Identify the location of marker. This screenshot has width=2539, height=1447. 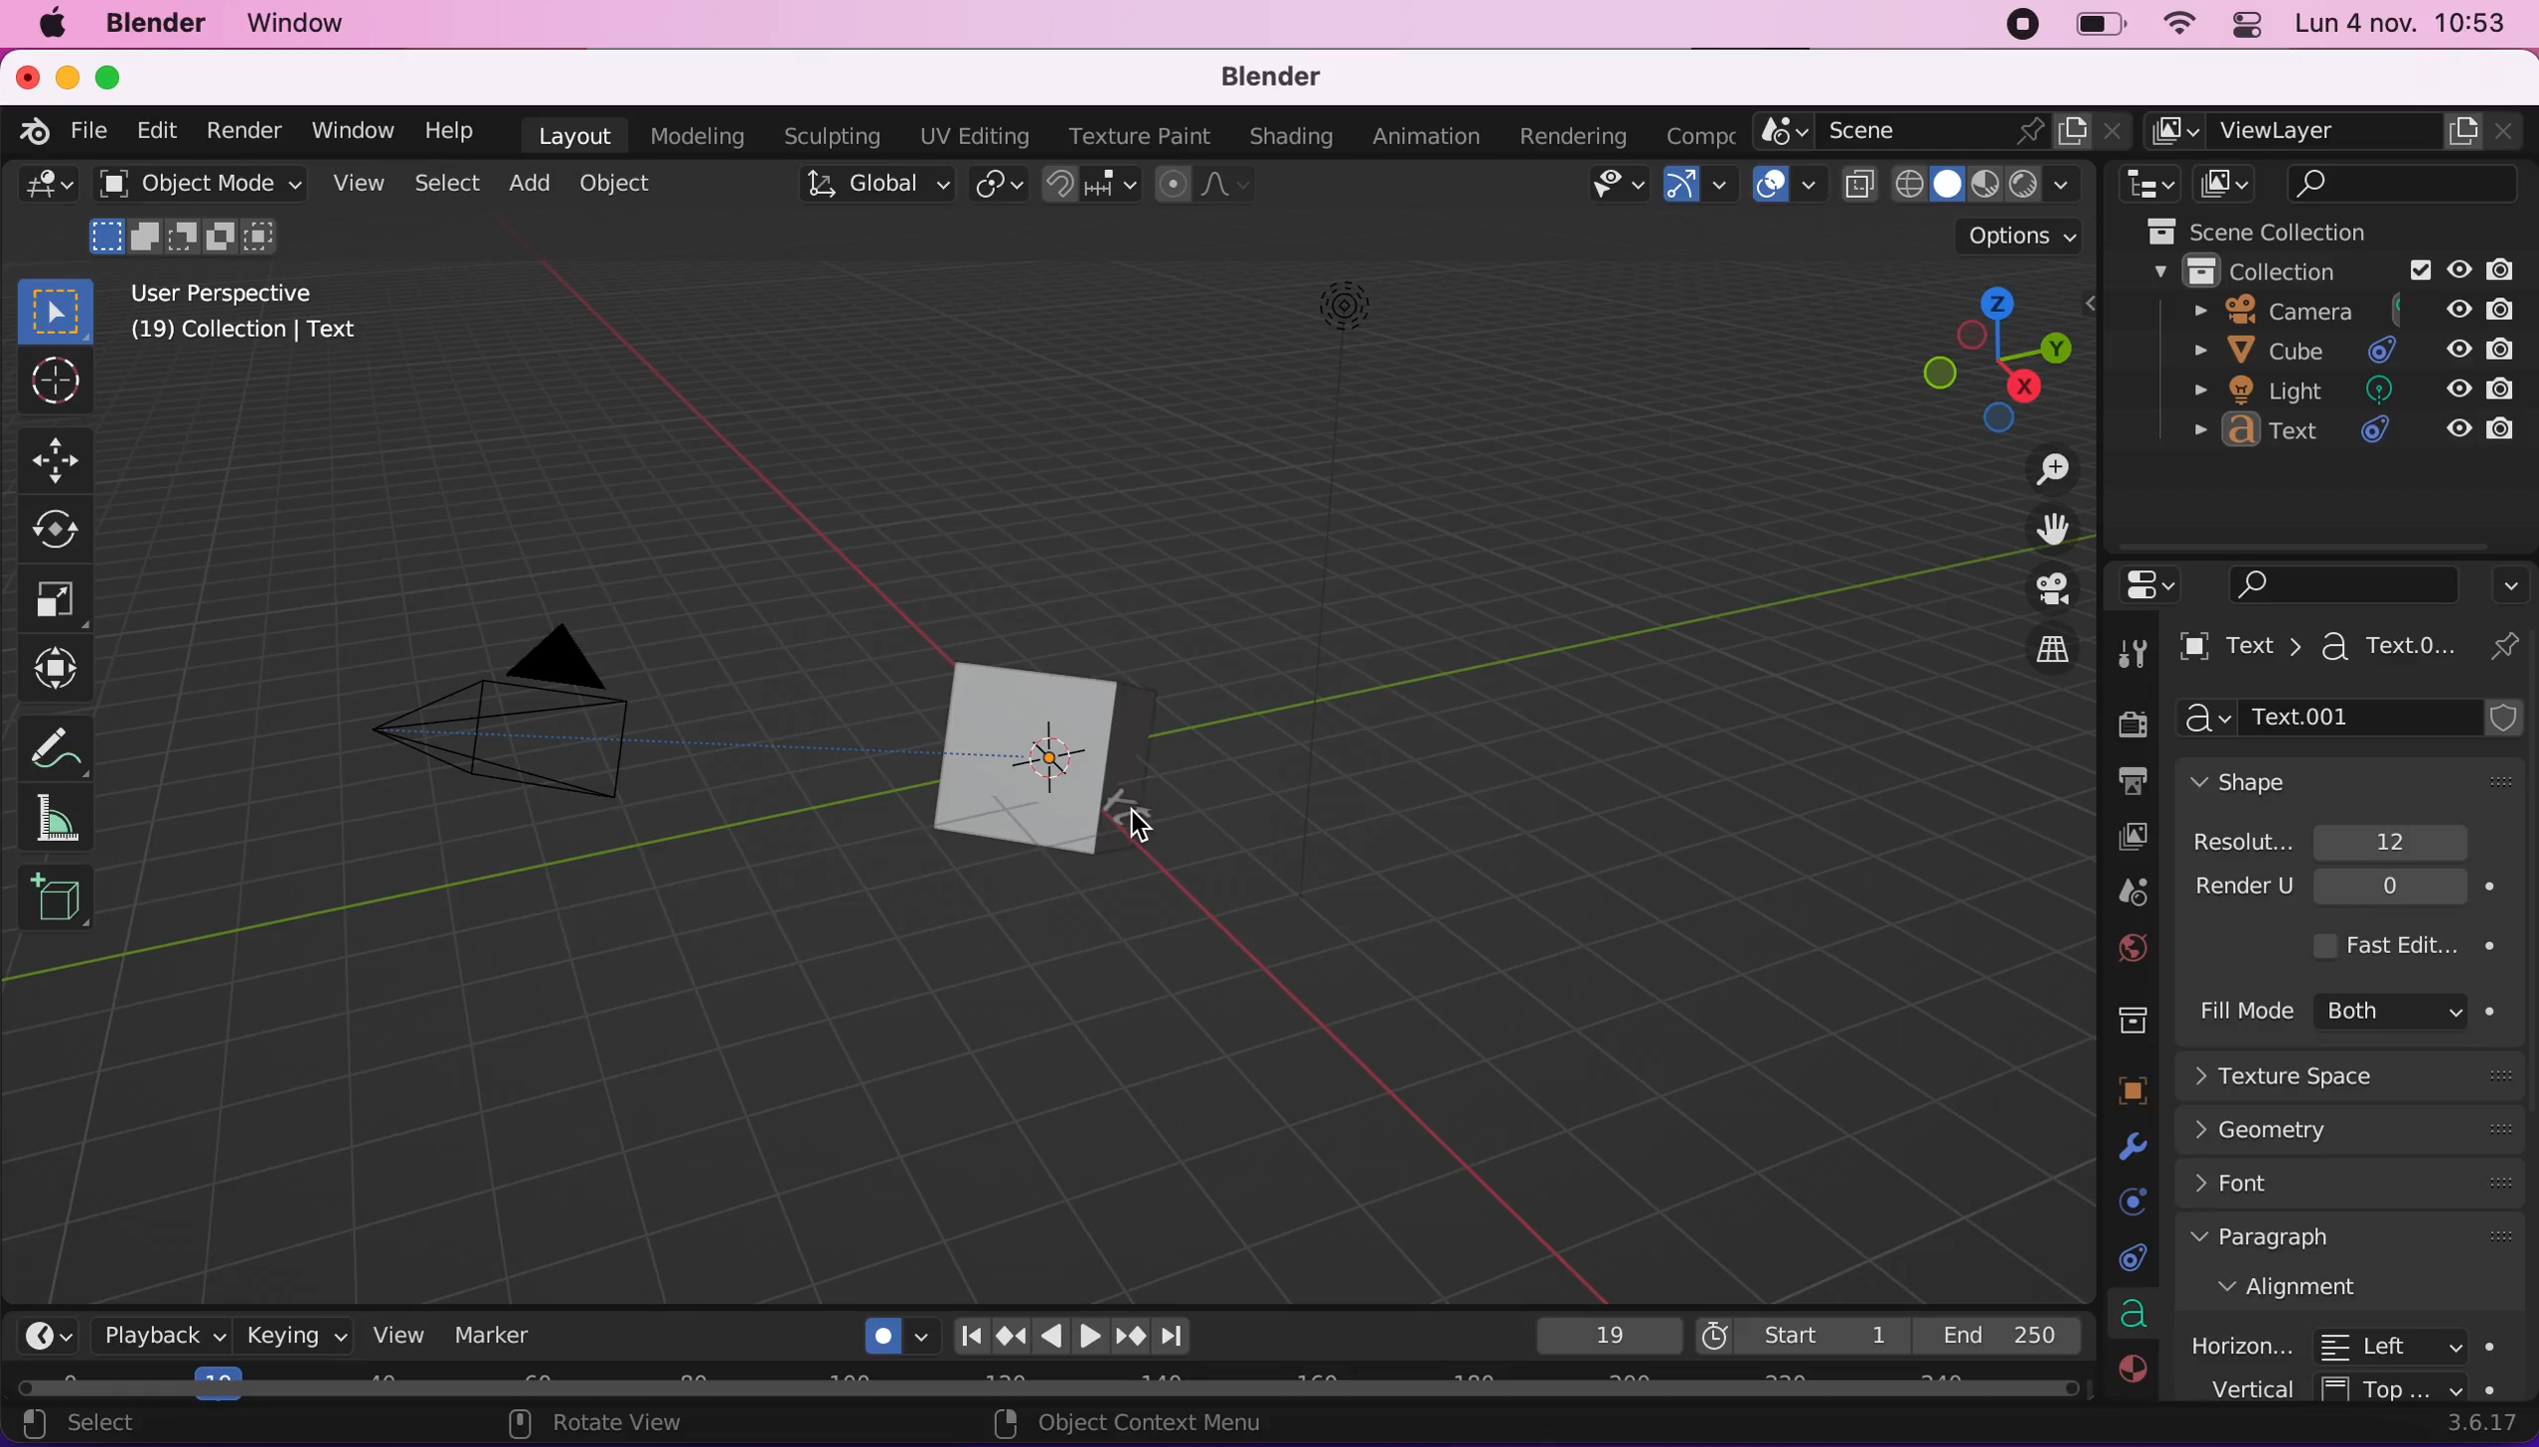
(494, 1336).